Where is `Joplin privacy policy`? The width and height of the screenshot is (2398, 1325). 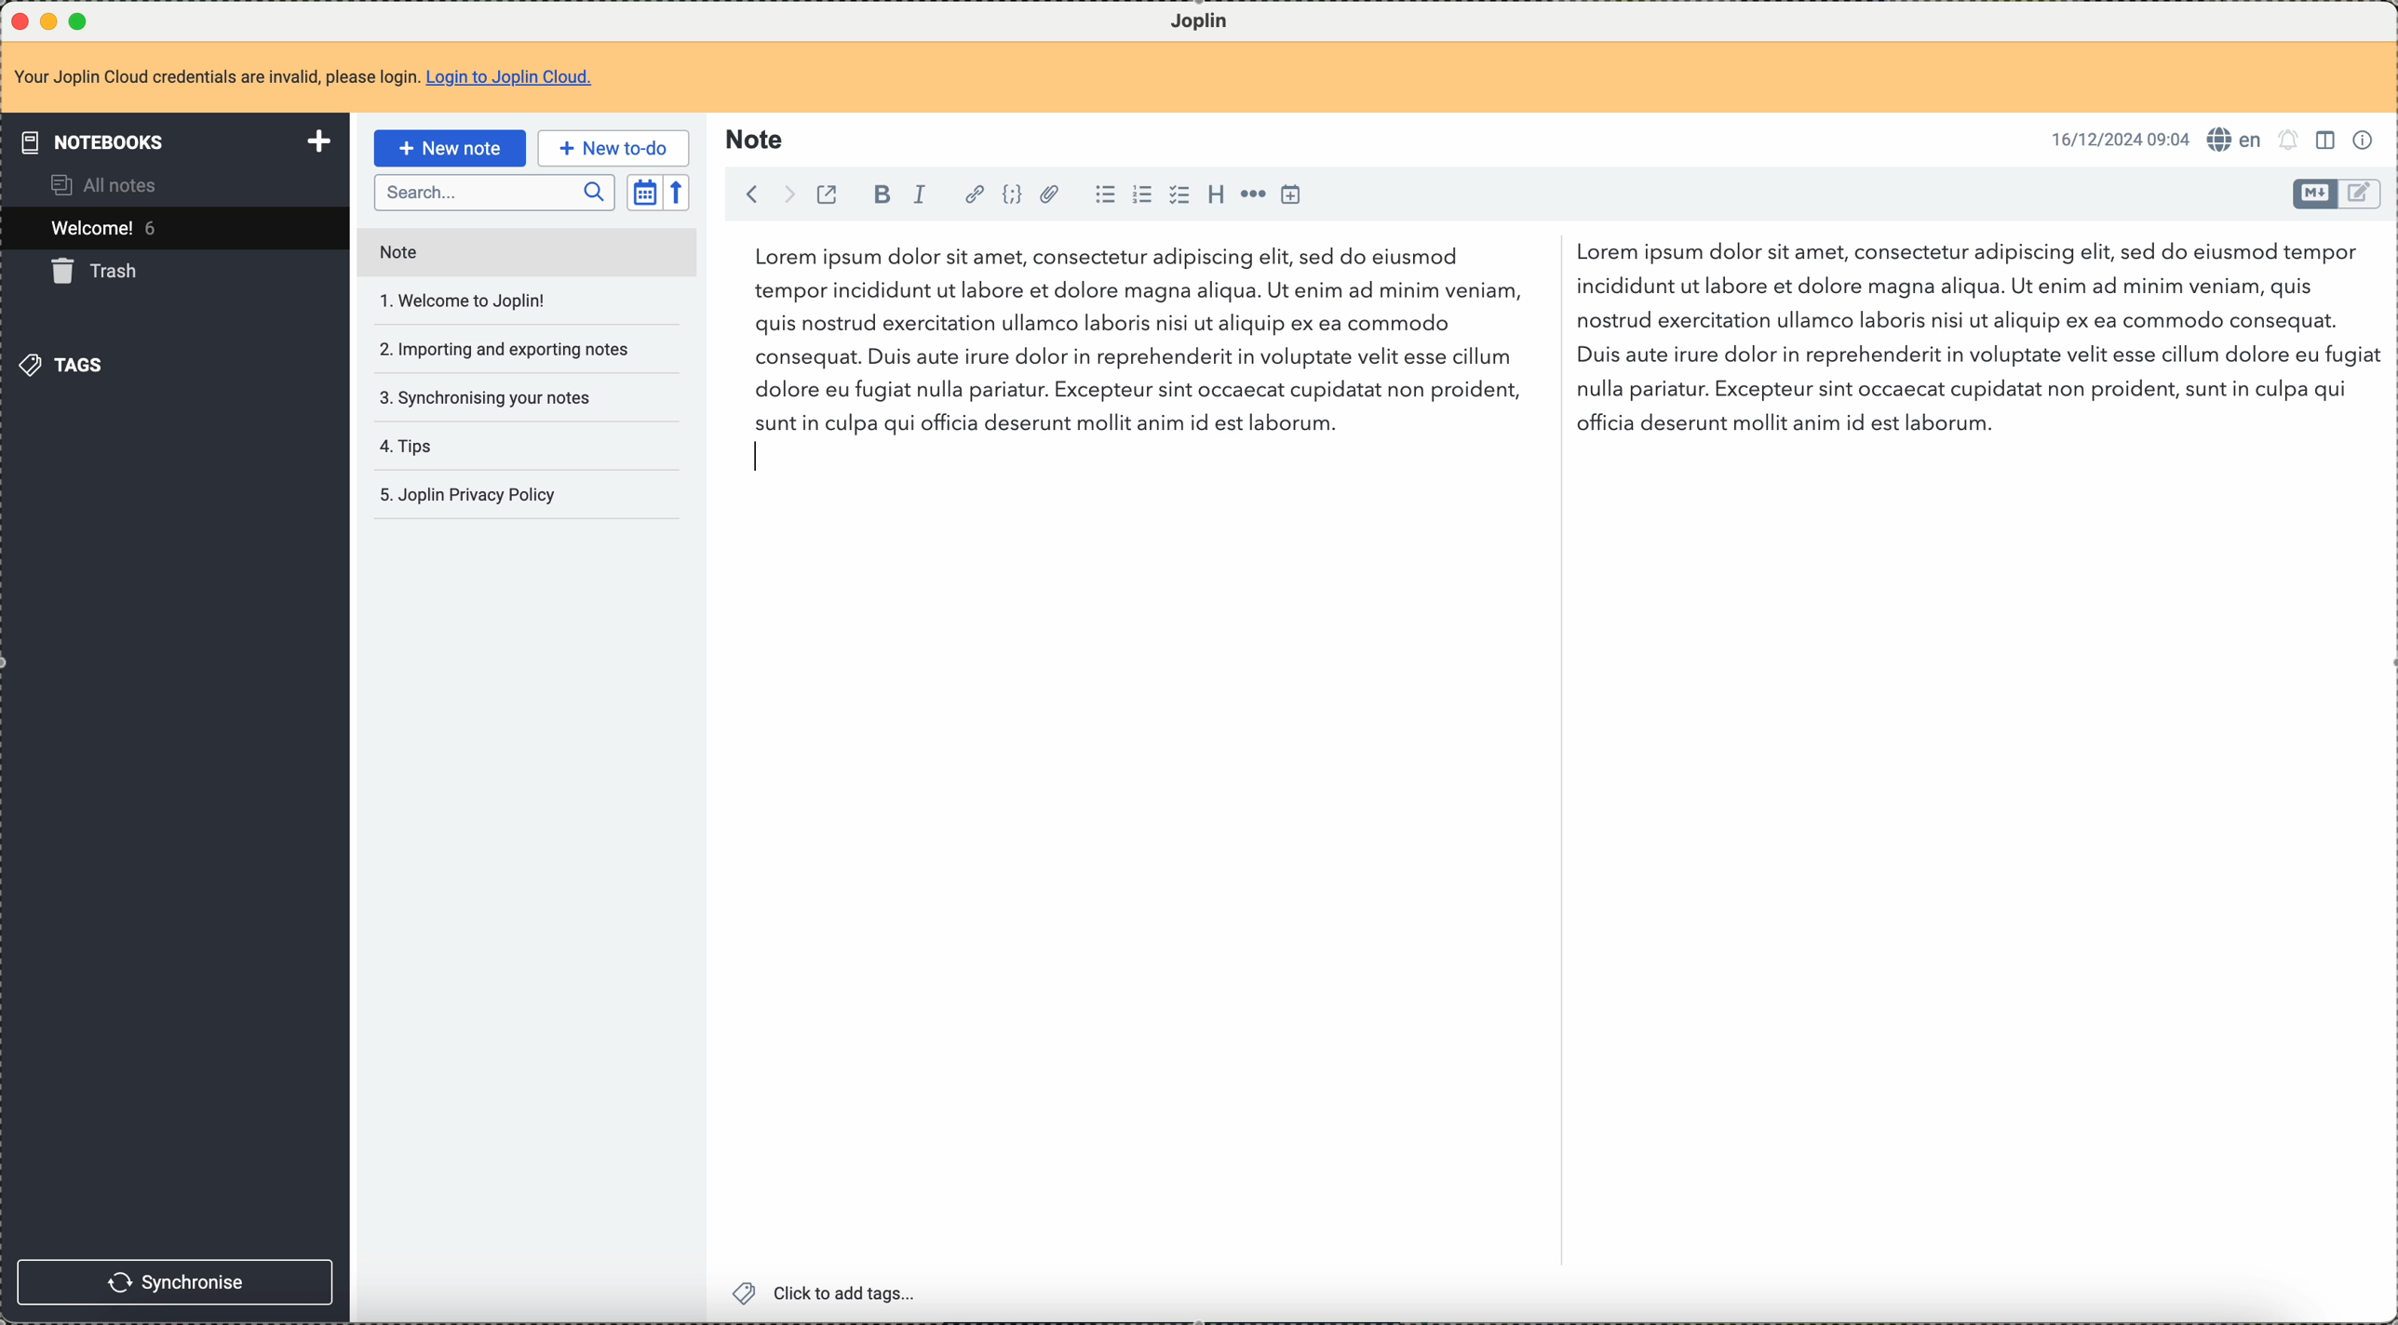
Joplin privacy policy is located at coordinates (470, 493).